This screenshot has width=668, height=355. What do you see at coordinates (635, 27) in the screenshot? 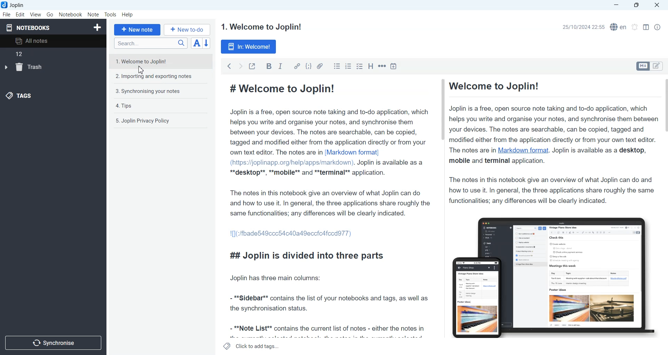
I see `Set timer` at bounding box center [635, 27].